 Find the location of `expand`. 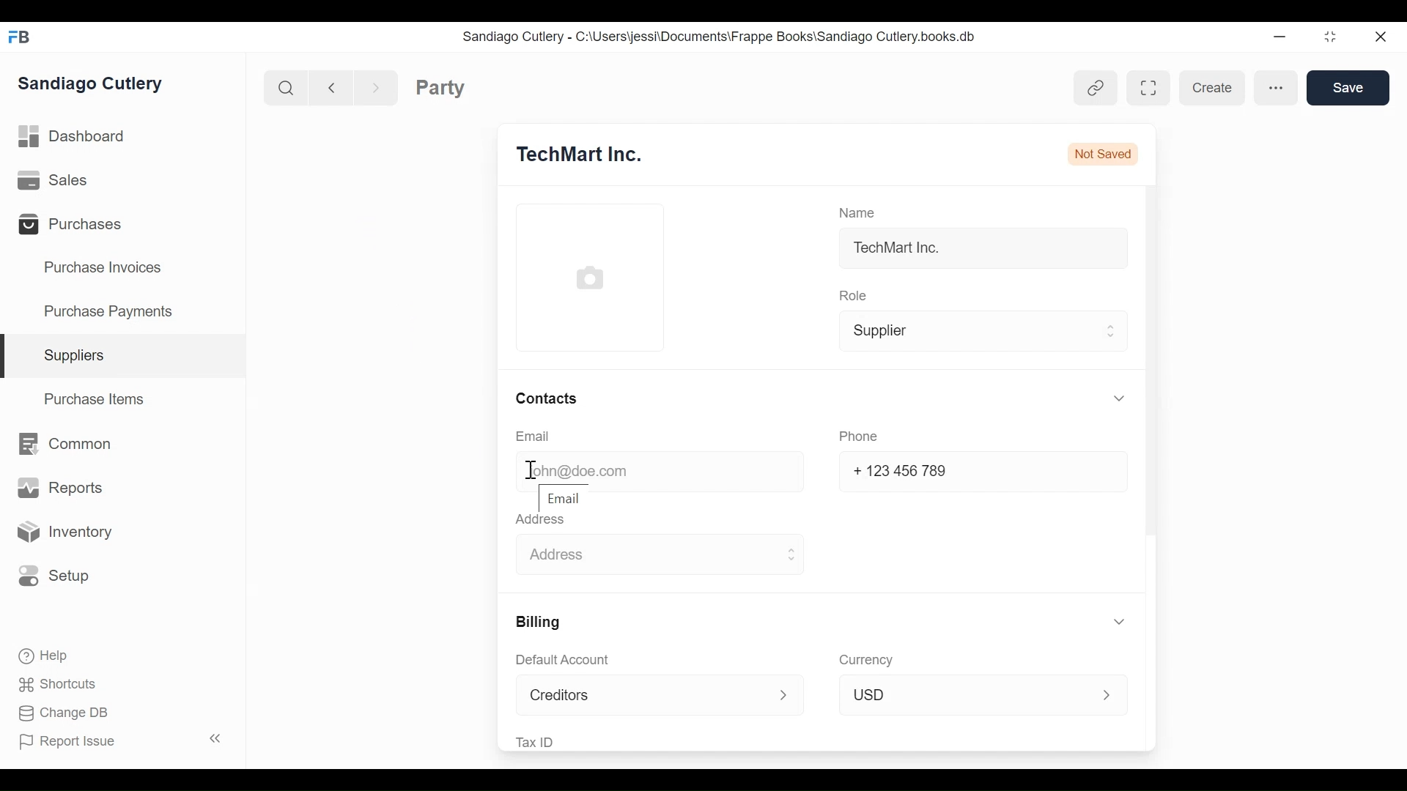

expand is located at coordinates (217, 736).